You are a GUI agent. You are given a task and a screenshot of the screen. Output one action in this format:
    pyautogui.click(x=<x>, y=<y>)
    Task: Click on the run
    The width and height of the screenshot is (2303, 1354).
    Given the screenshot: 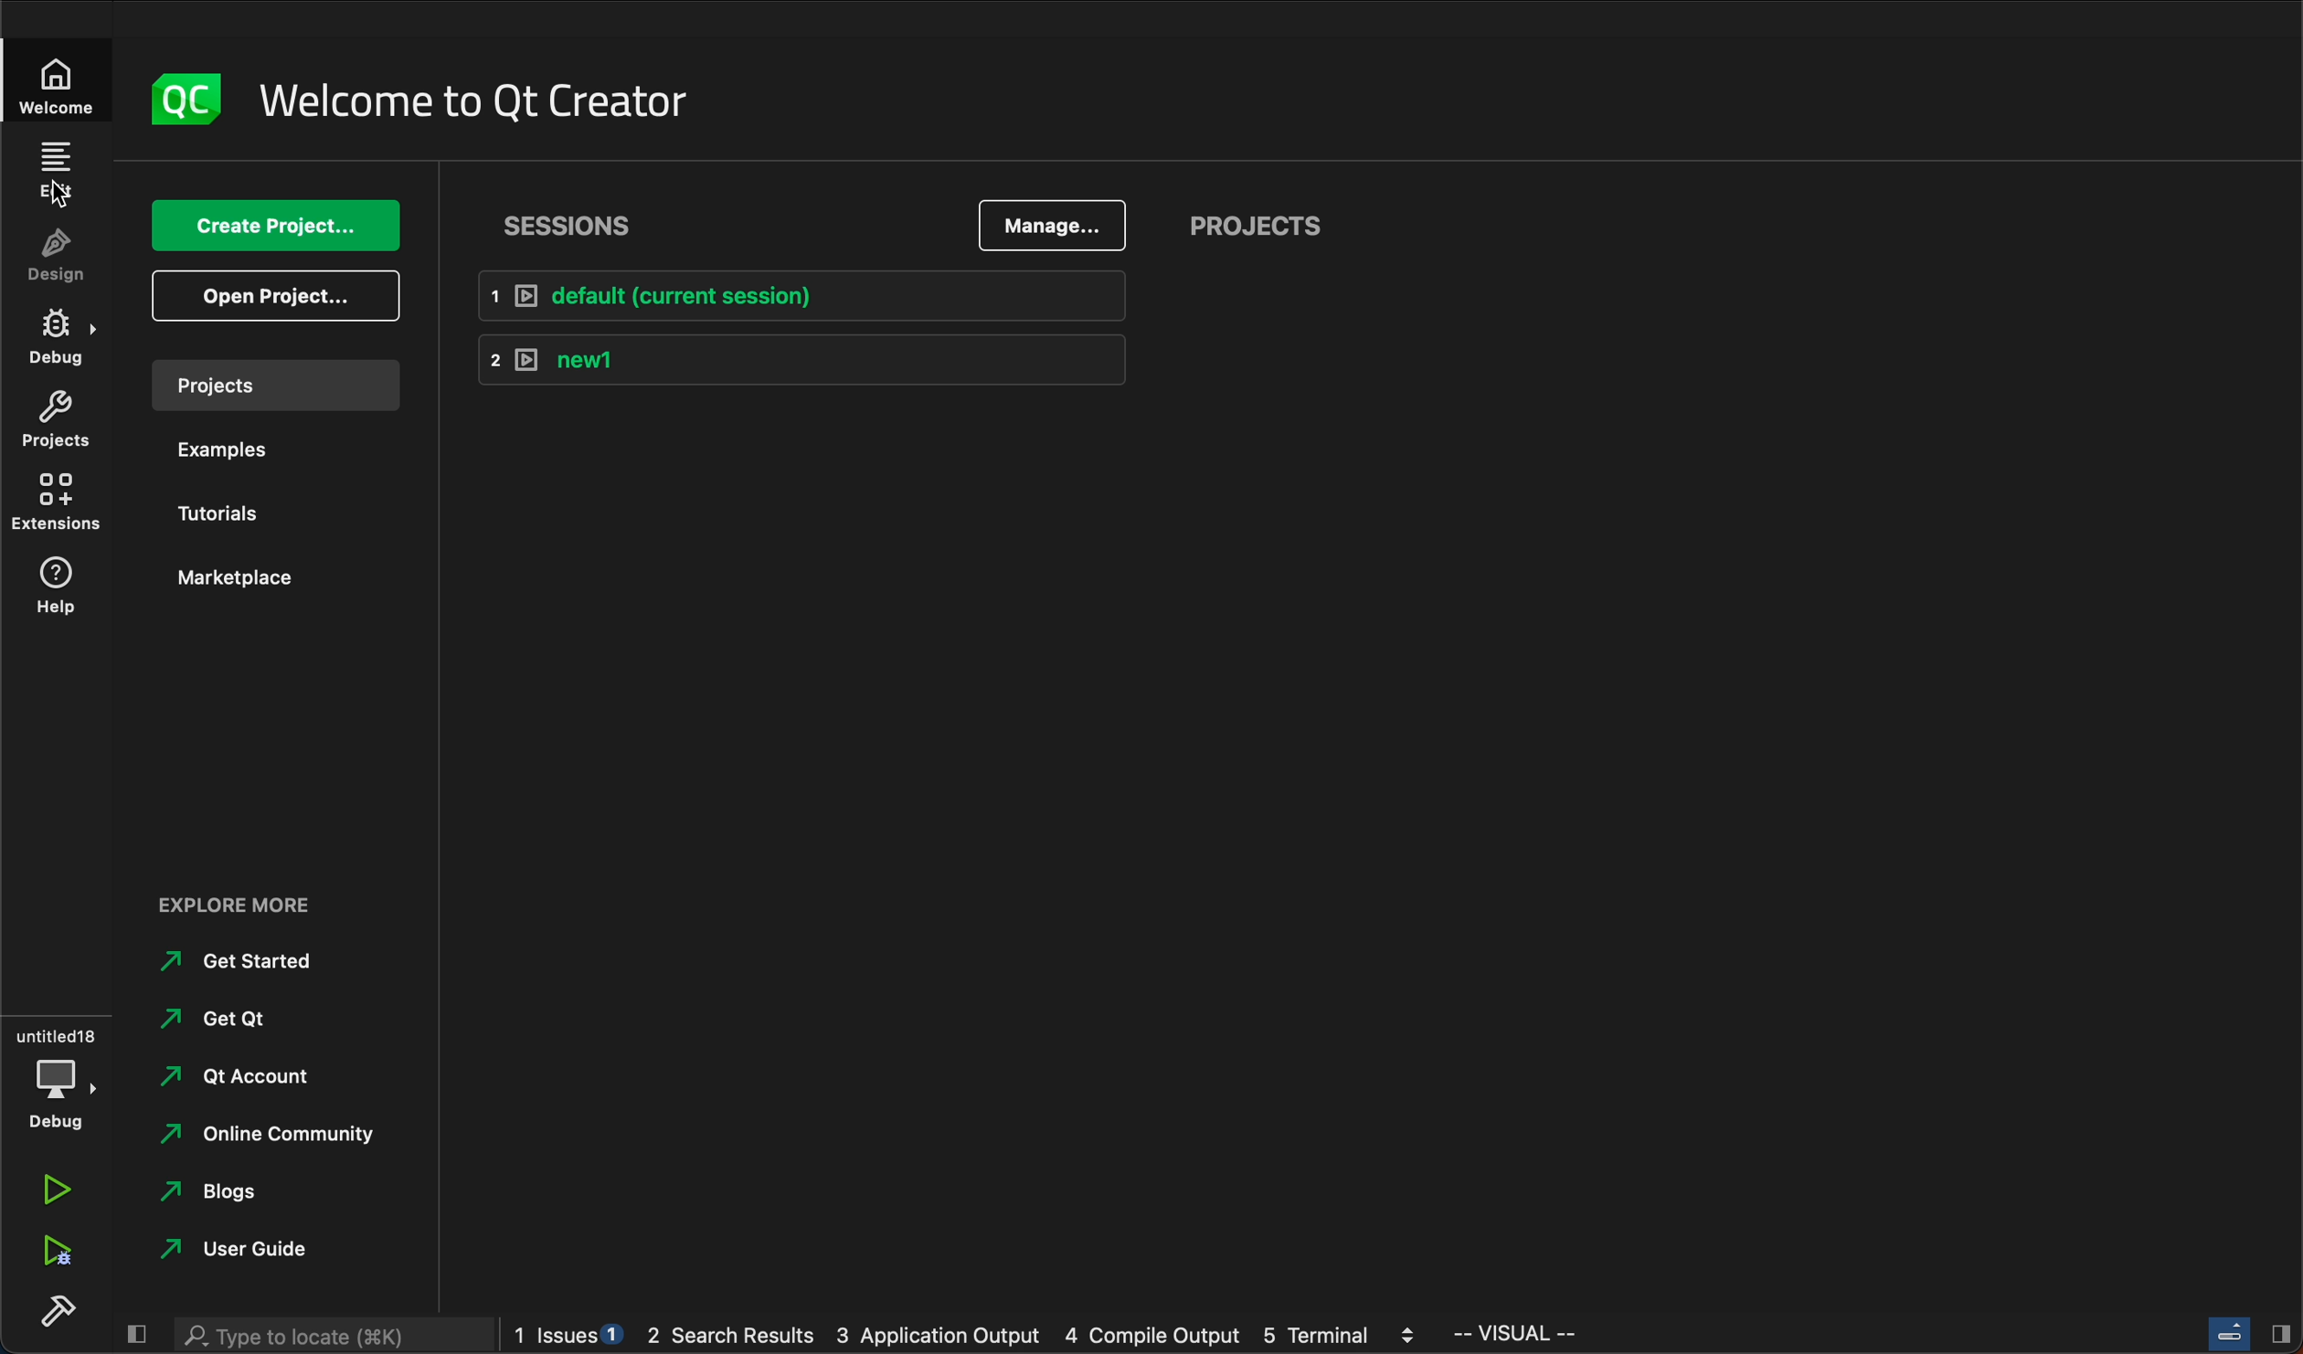 What is the action you would take?
    pyautogui.click(x=57, y=1190)
    